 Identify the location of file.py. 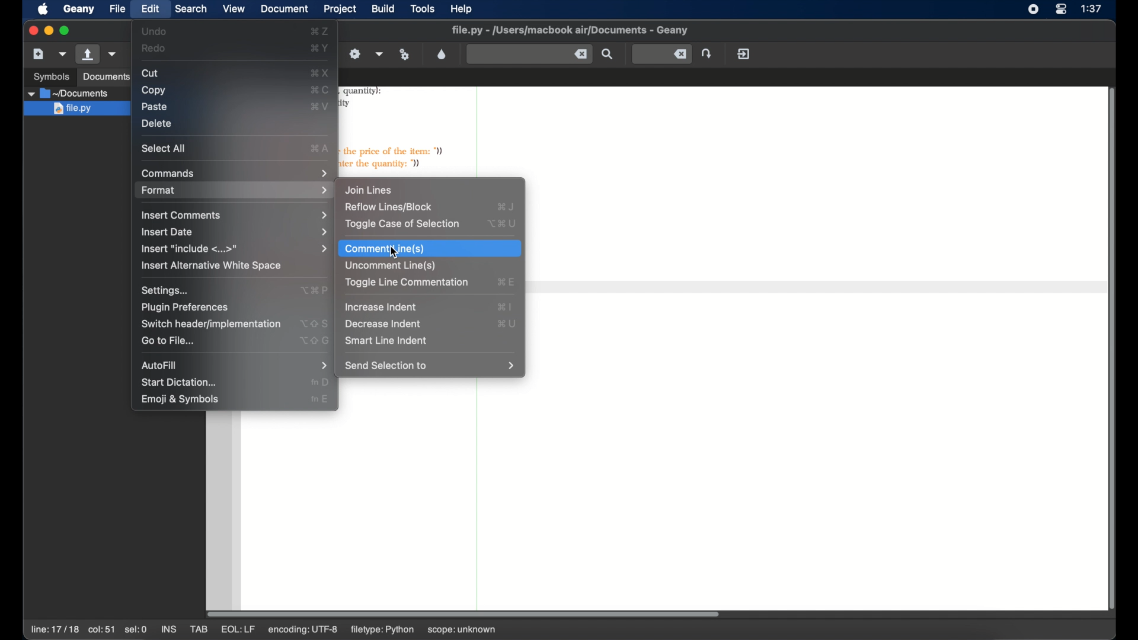
(75, 110).